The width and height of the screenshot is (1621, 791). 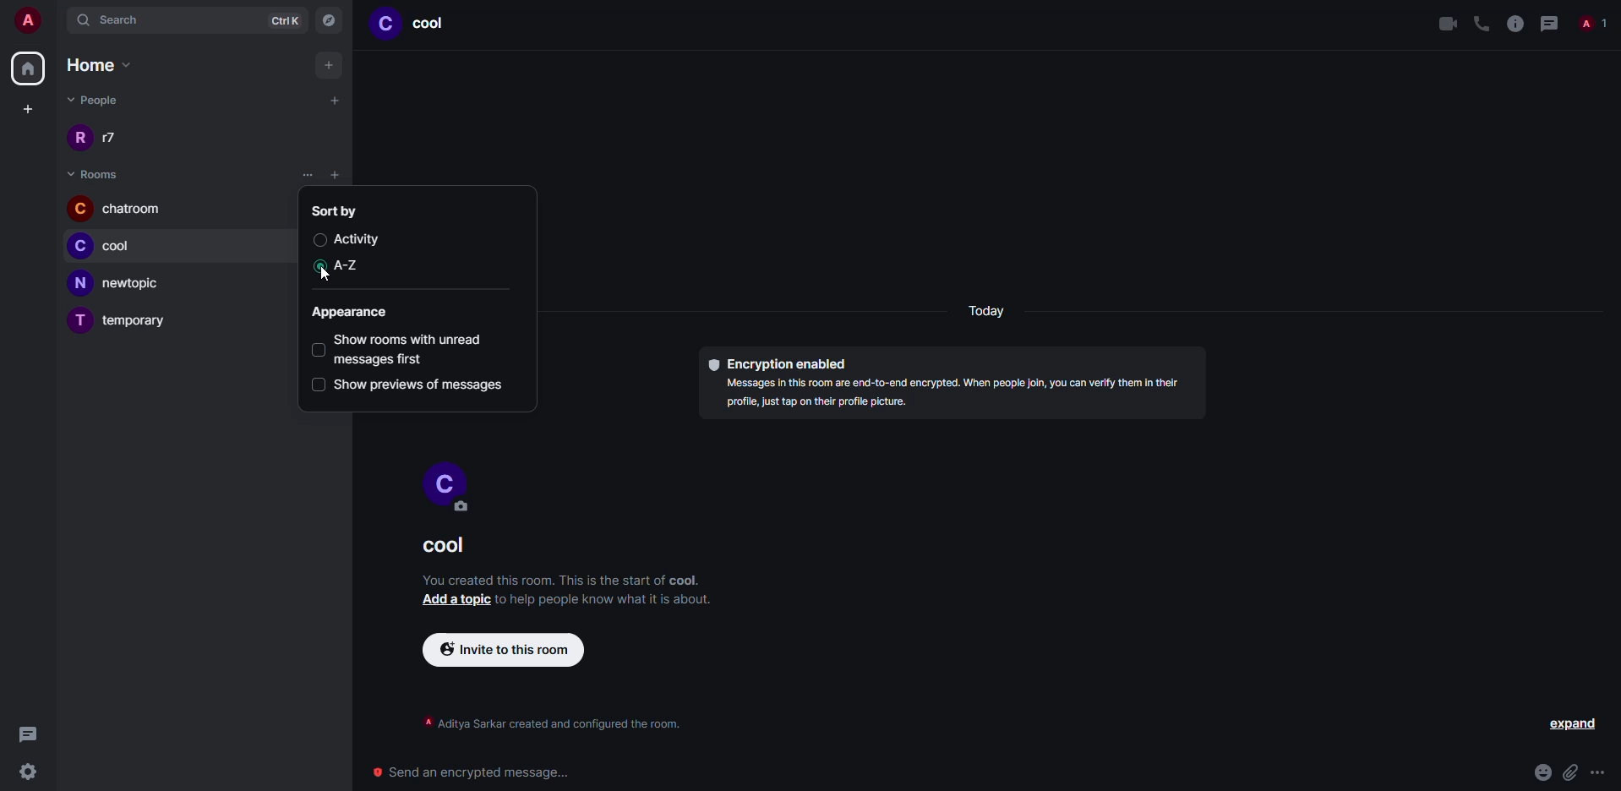 I want to click on day, so click(x=994, y=312).